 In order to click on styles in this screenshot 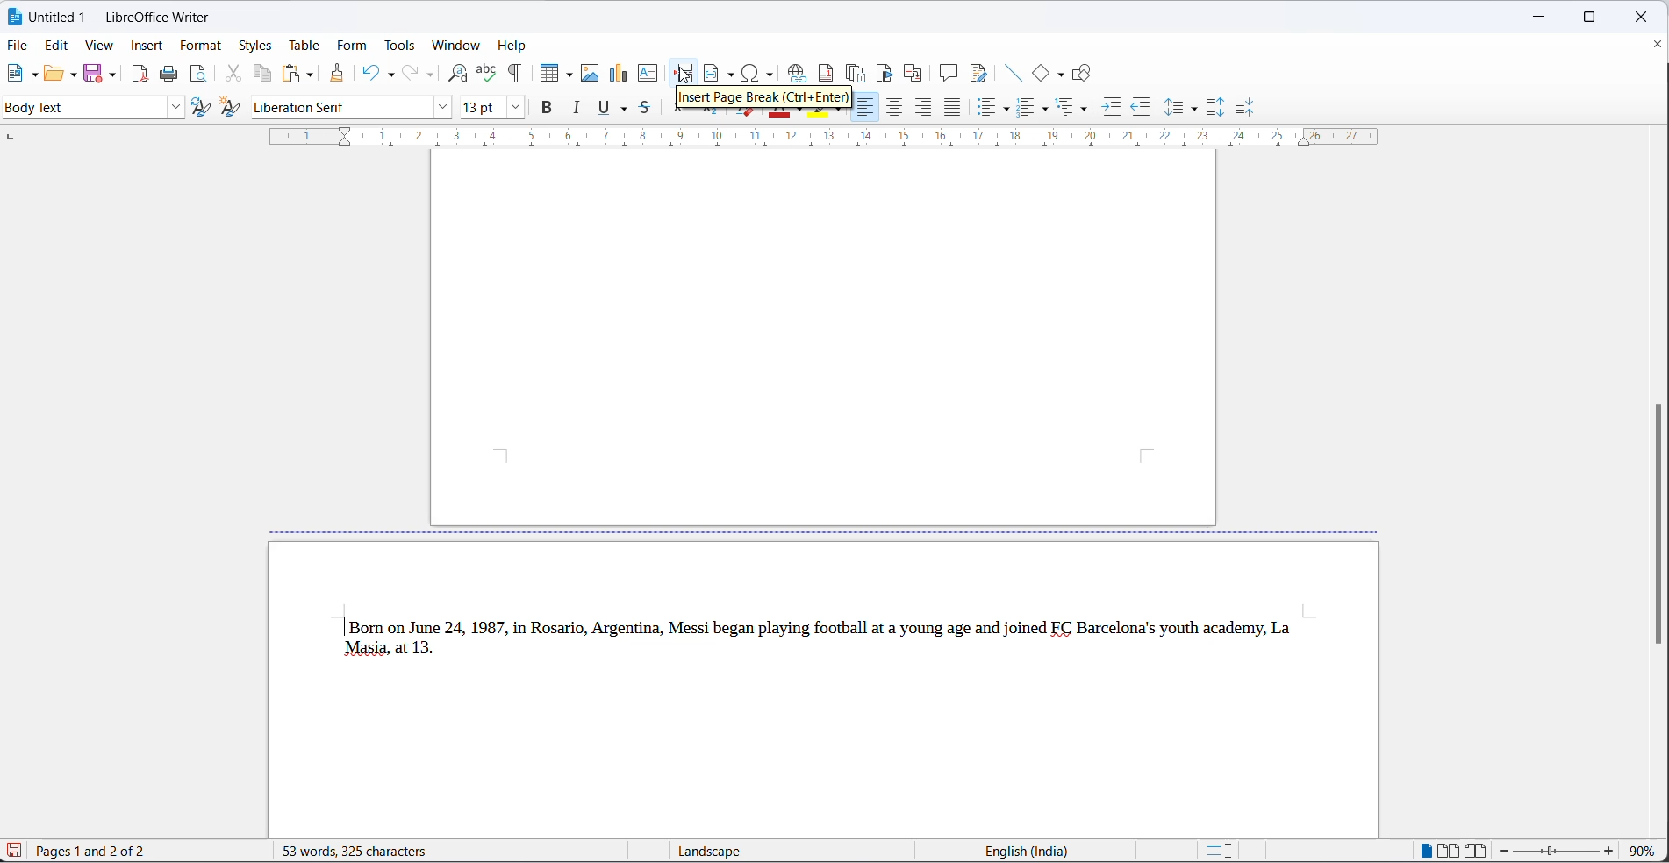, I will do `click(259, 45)`.